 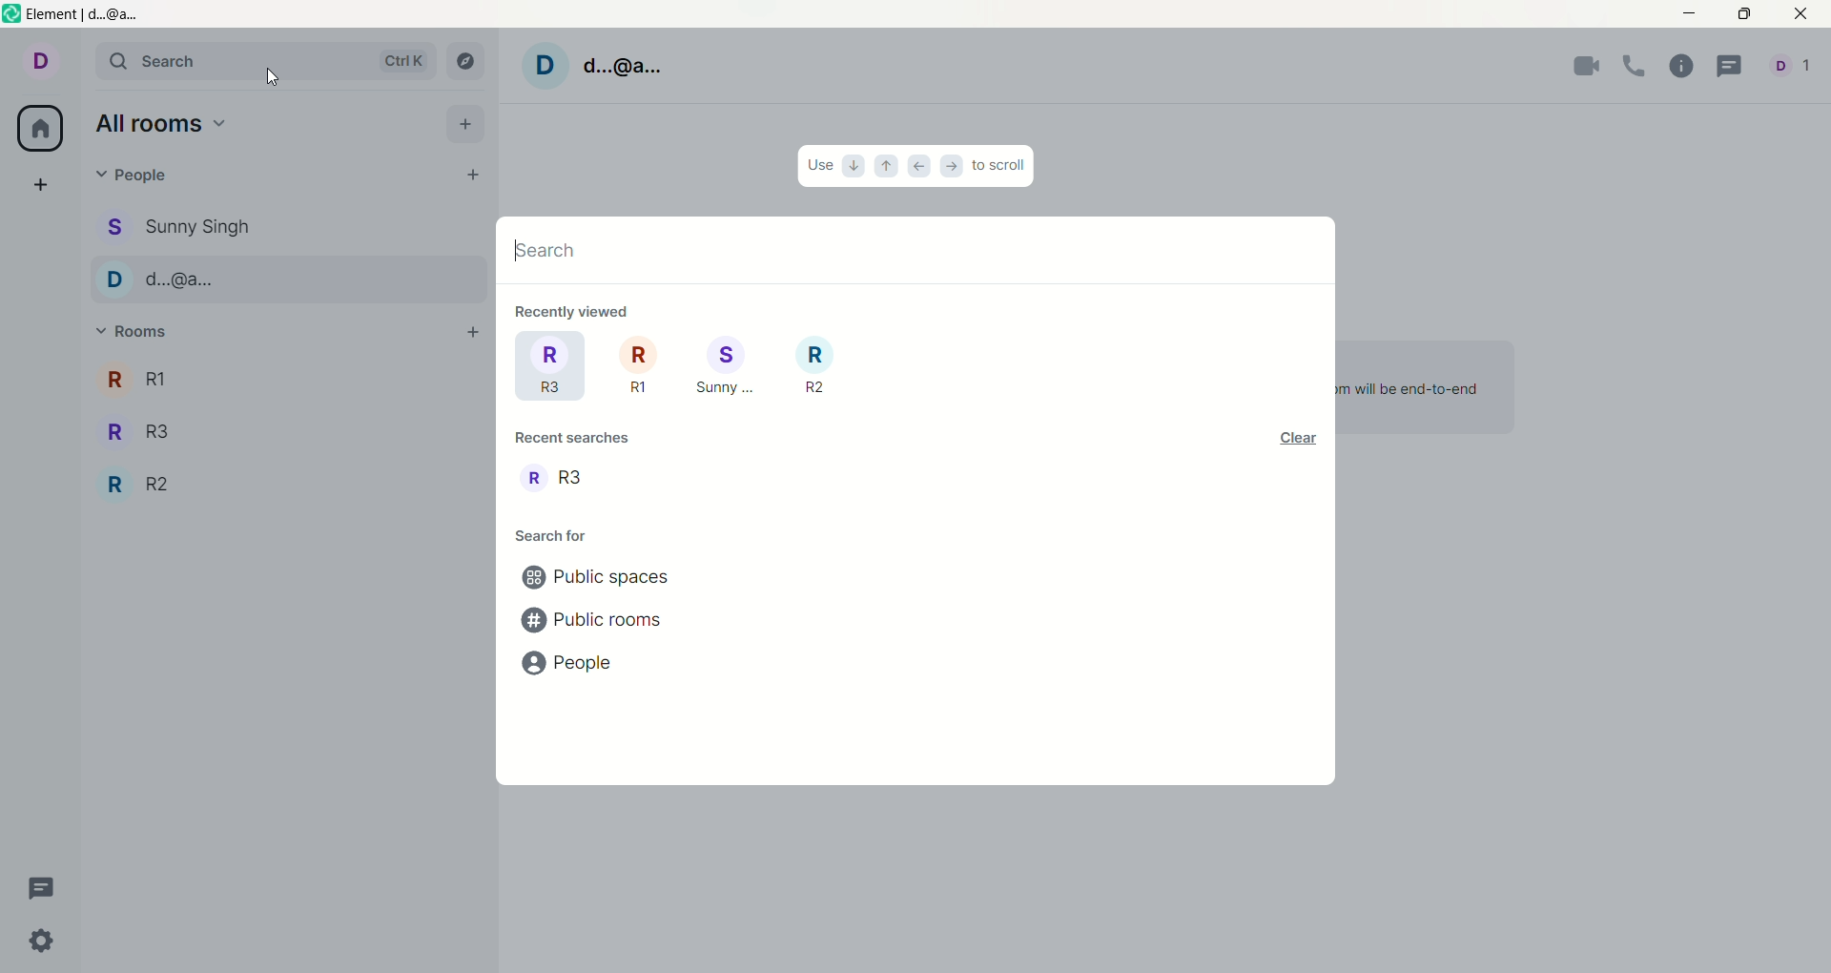 What do you see at coordinates (133, 326) in the screenshot?
I see `rooms` at bounding box center [133, 326].